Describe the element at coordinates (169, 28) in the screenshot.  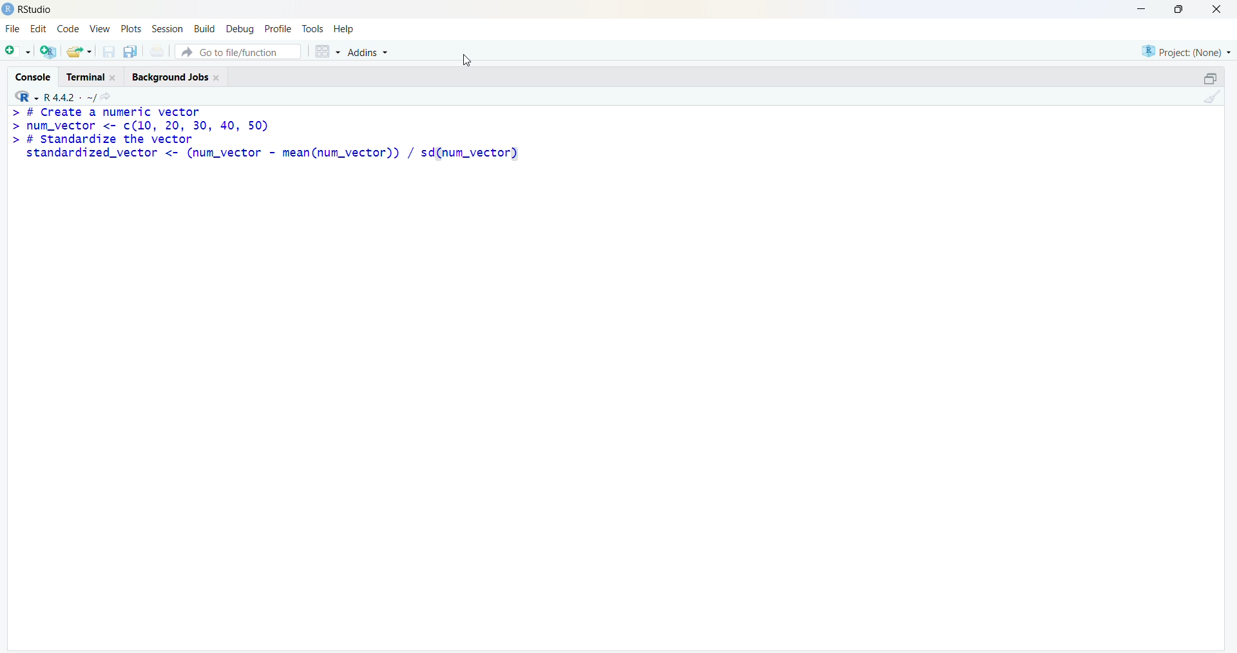
I see `session` at that location.